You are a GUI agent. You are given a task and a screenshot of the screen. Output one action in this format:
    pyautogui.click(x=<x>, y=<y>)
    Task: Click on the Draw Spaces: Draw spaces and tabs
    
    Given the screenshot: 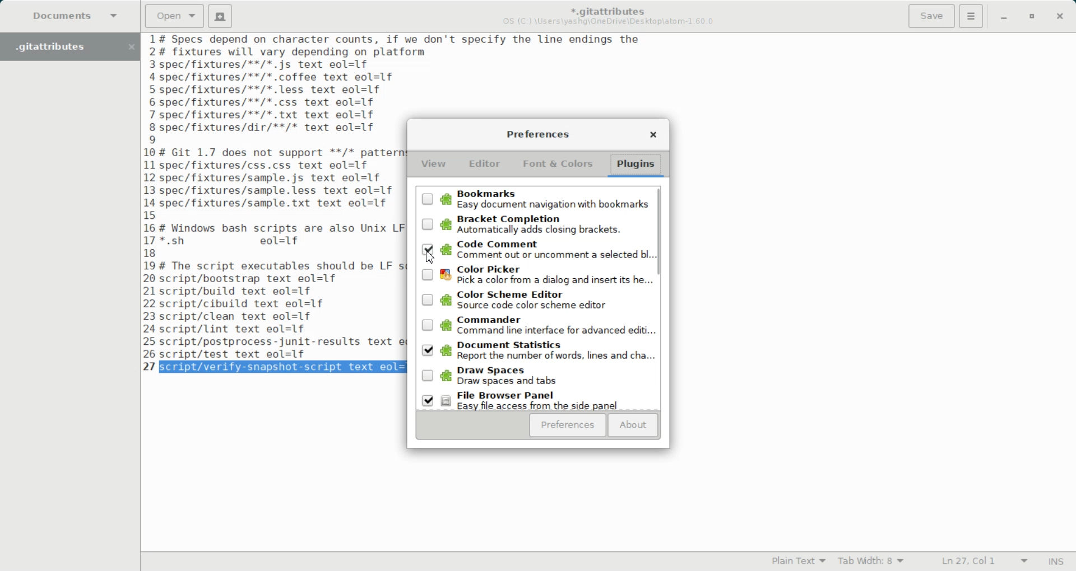 What is the action you would take?
    pyautogui.click(x=535, y=375)
    